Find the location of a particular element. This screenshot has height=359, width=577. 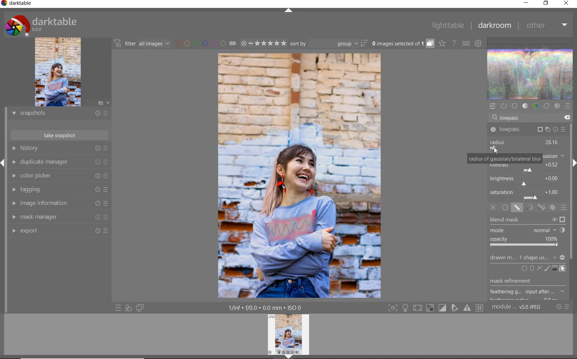

lowpass is located at coordinates (527, 130).